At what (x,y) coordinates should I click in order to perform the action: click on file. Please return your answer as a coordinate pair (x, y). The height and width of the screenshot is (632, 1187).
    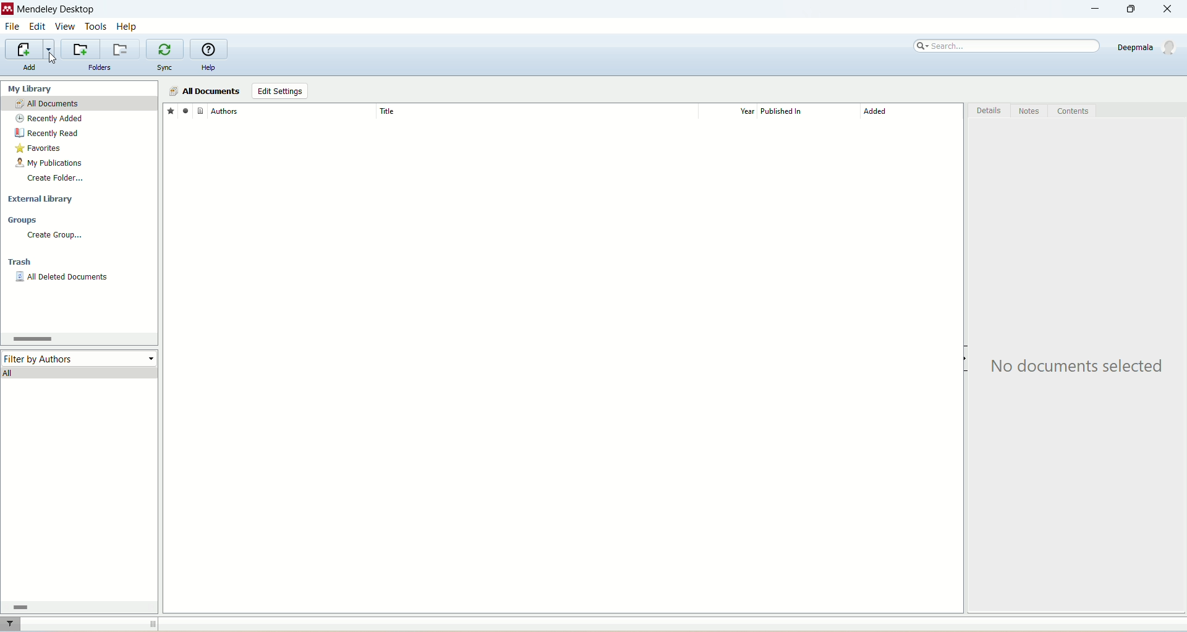
    Looking at the image, I should click on (12, 28).